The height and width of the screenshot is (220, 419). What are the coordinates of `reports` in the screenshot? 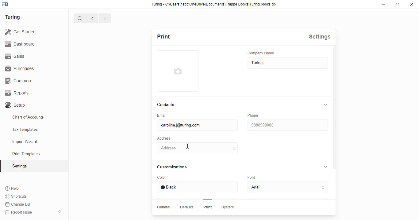 It's located at (17, 93).